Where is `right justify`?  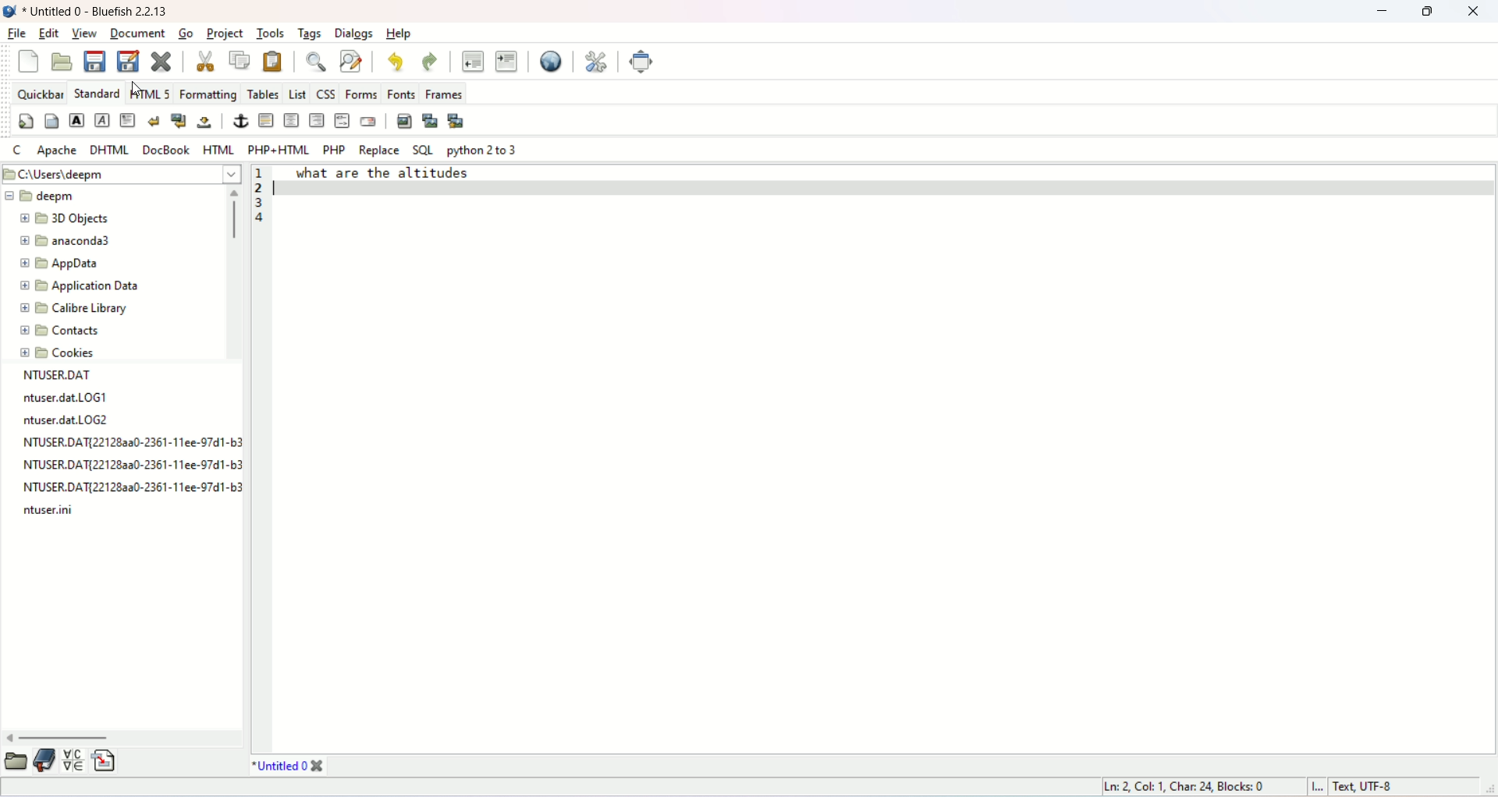 right justify is located at coordinates (318, 119).